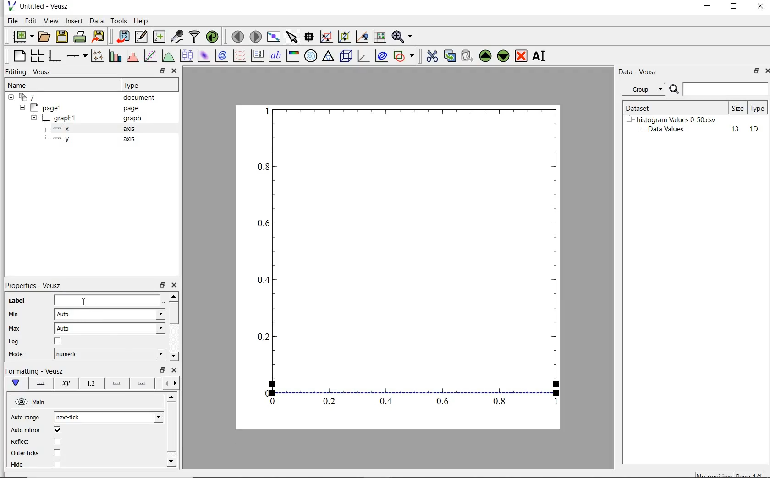  What do you see at coordinates (276, 55) in the screenshot?
I see `text label` at bounding box center [276, 55].